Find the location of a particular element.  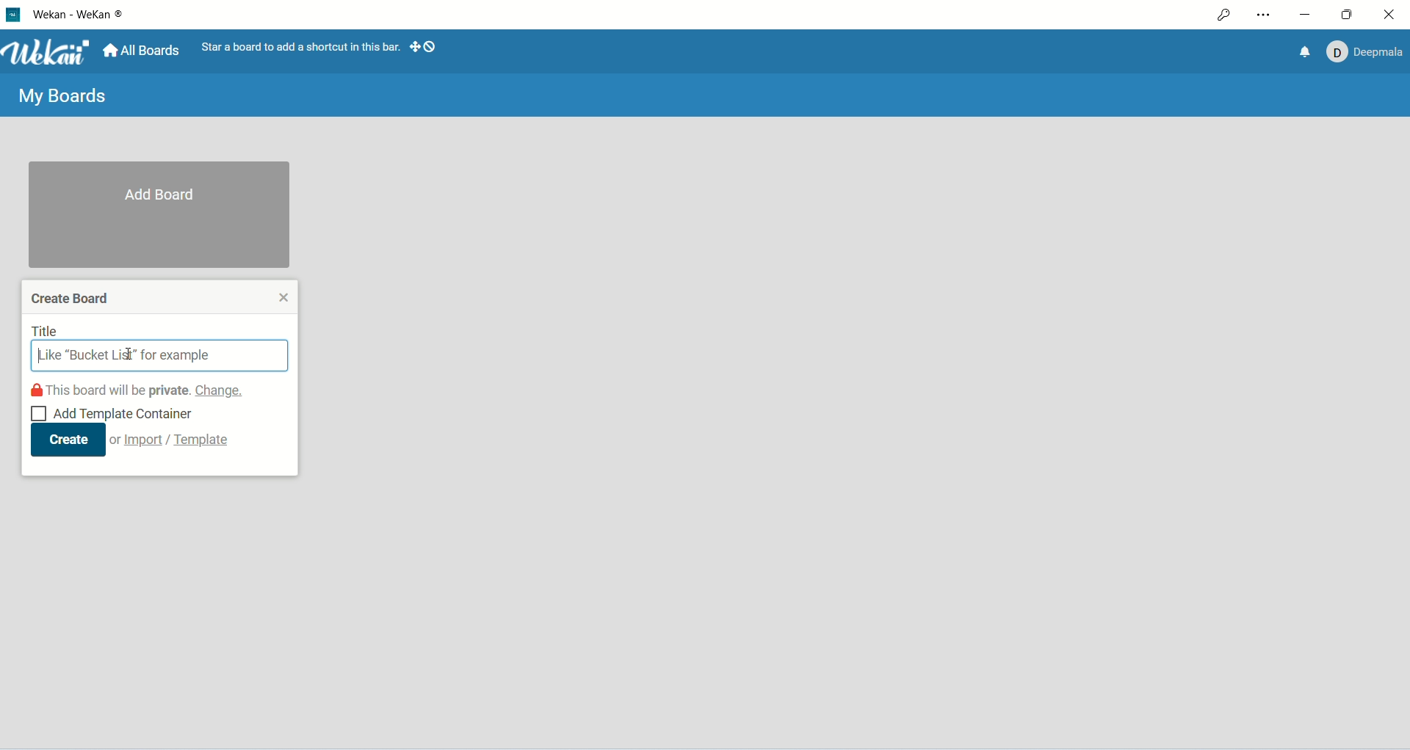

access permission is located at coordinates (1224, 15).